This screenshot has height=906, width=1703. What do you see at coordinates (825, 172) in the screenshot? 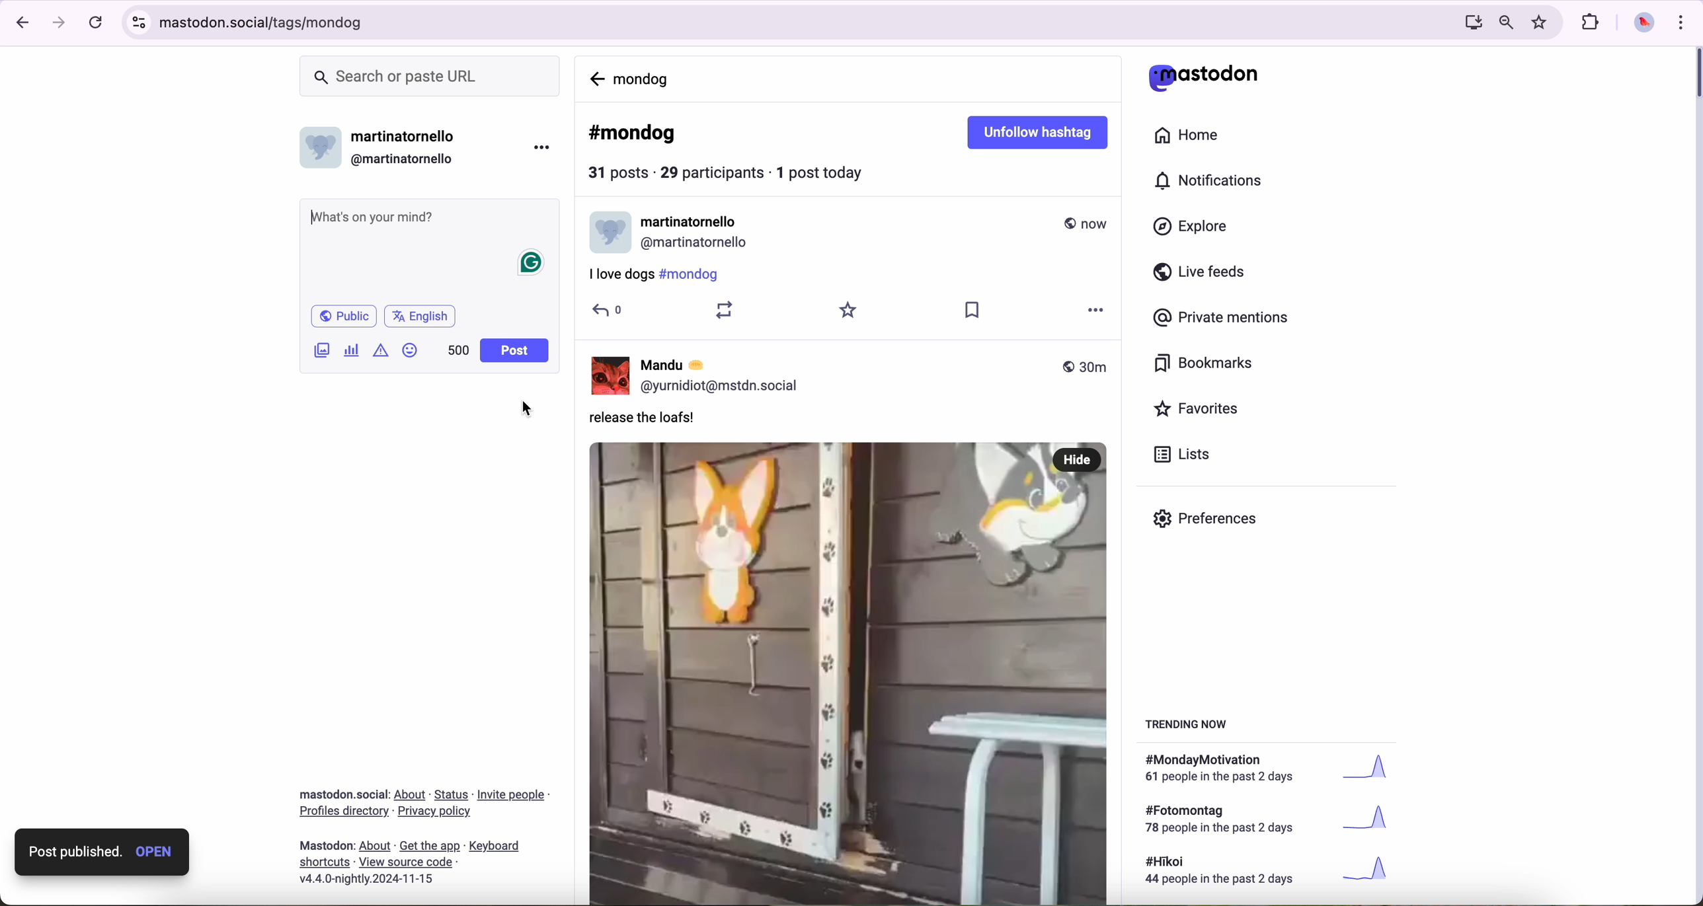
I see `1 post today` at bounding box center [825, 172].